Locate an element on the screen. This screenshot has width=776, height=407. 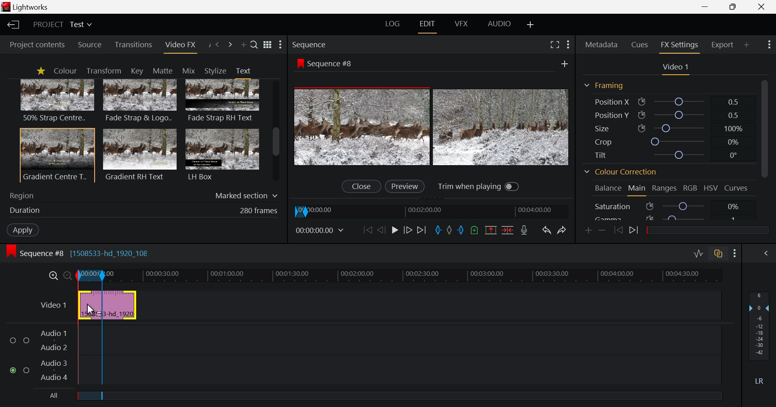
Frame Time is located at coordinates (322, 231).